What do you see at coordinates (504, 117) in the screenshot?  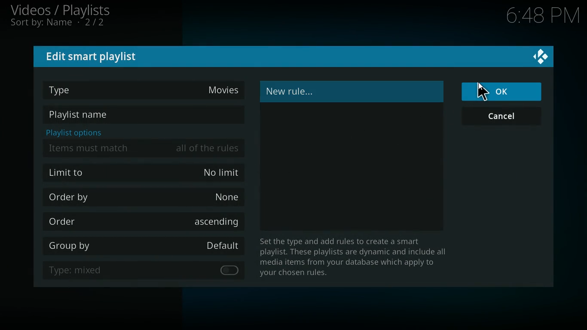 I see `cancel` at bounding box center [504, 117].